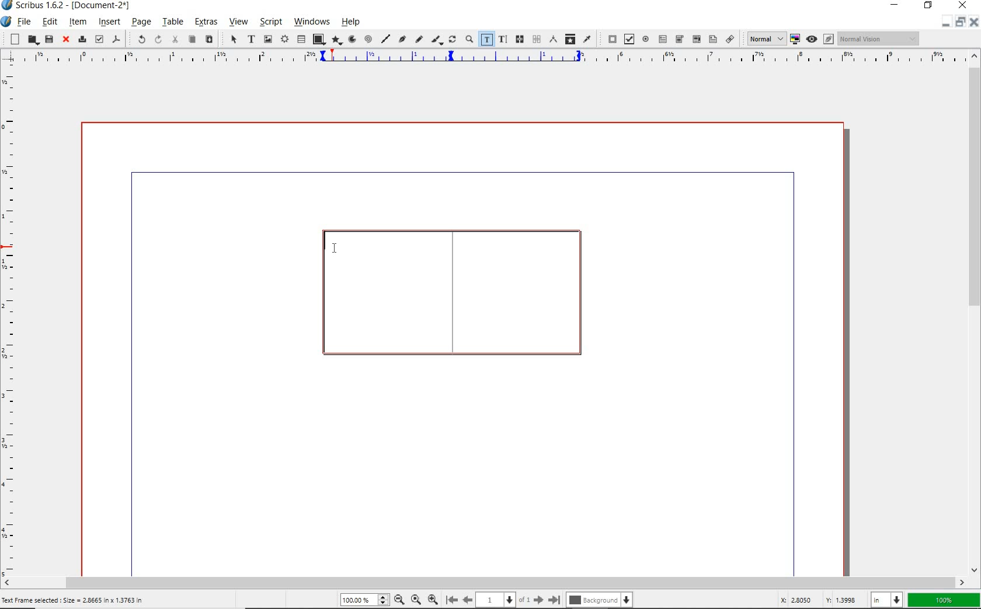  Describe the element at coordinates (795, 39) in the screenshot. I see `toggle color` at that location.